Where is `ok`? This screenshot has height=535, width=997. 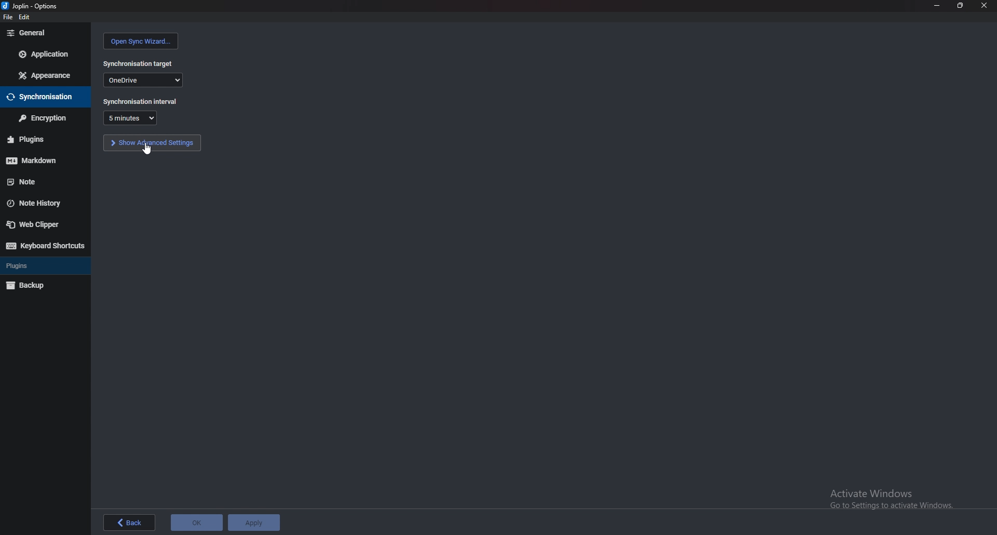 ok is located at coordinates (195, 521).